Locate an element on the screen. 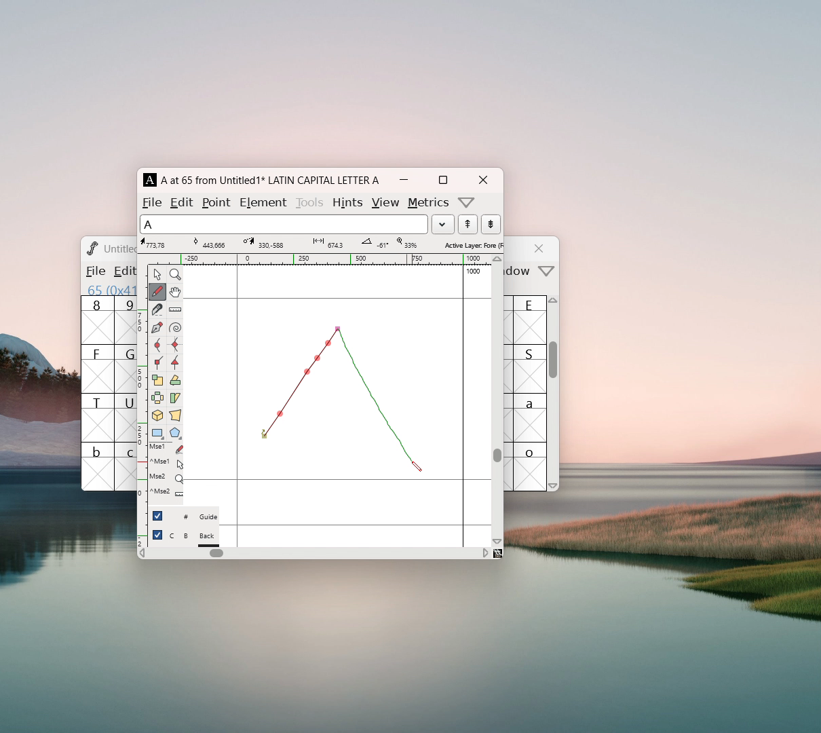 This screenshot has width=821, height=733. show the next word in the wordlist is located at coordinates (467, 225).